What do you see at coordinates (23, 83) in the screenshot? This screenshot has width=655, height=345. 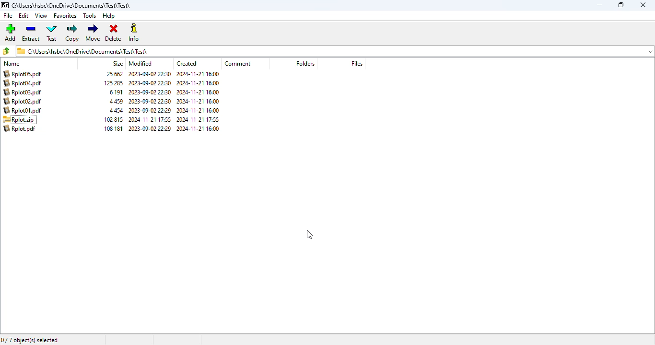 I see `Rplot04.pdf` at bounding box center [23, 83].